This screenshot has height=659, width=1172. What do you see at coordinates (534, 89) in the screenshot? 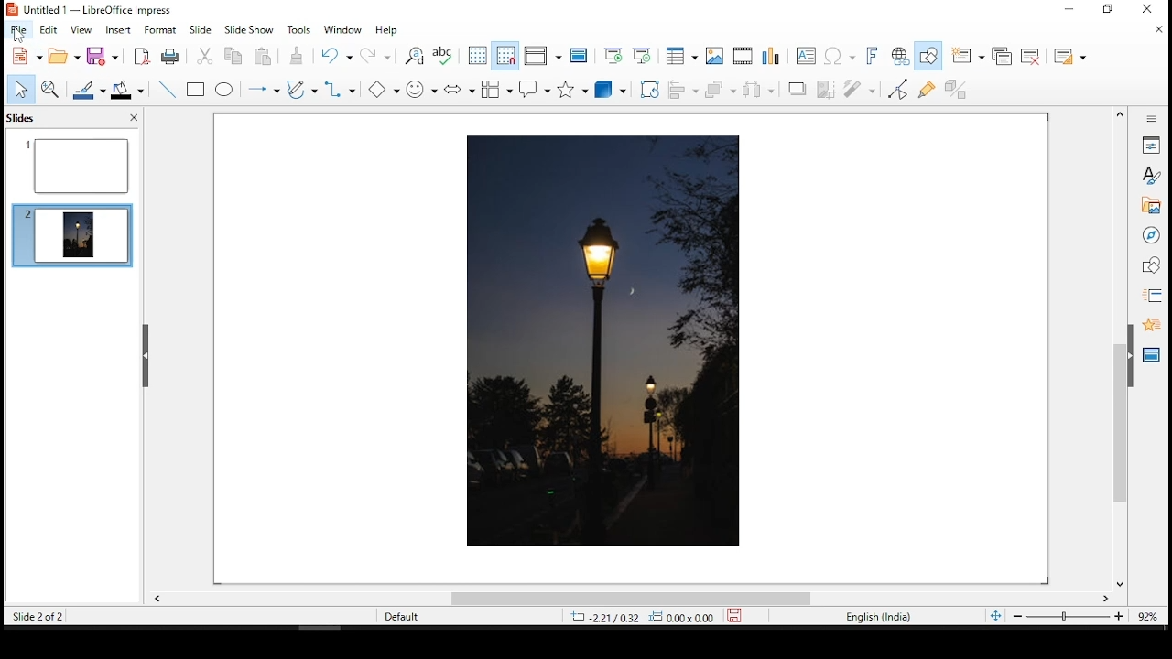
I see `callout shapes` at bounding box center [534, 89].